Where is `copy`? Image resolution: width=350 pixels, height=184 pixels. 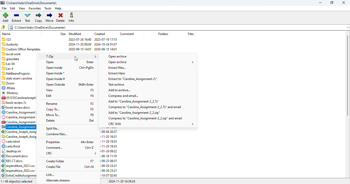
copy is located at coordinates (38, 18).